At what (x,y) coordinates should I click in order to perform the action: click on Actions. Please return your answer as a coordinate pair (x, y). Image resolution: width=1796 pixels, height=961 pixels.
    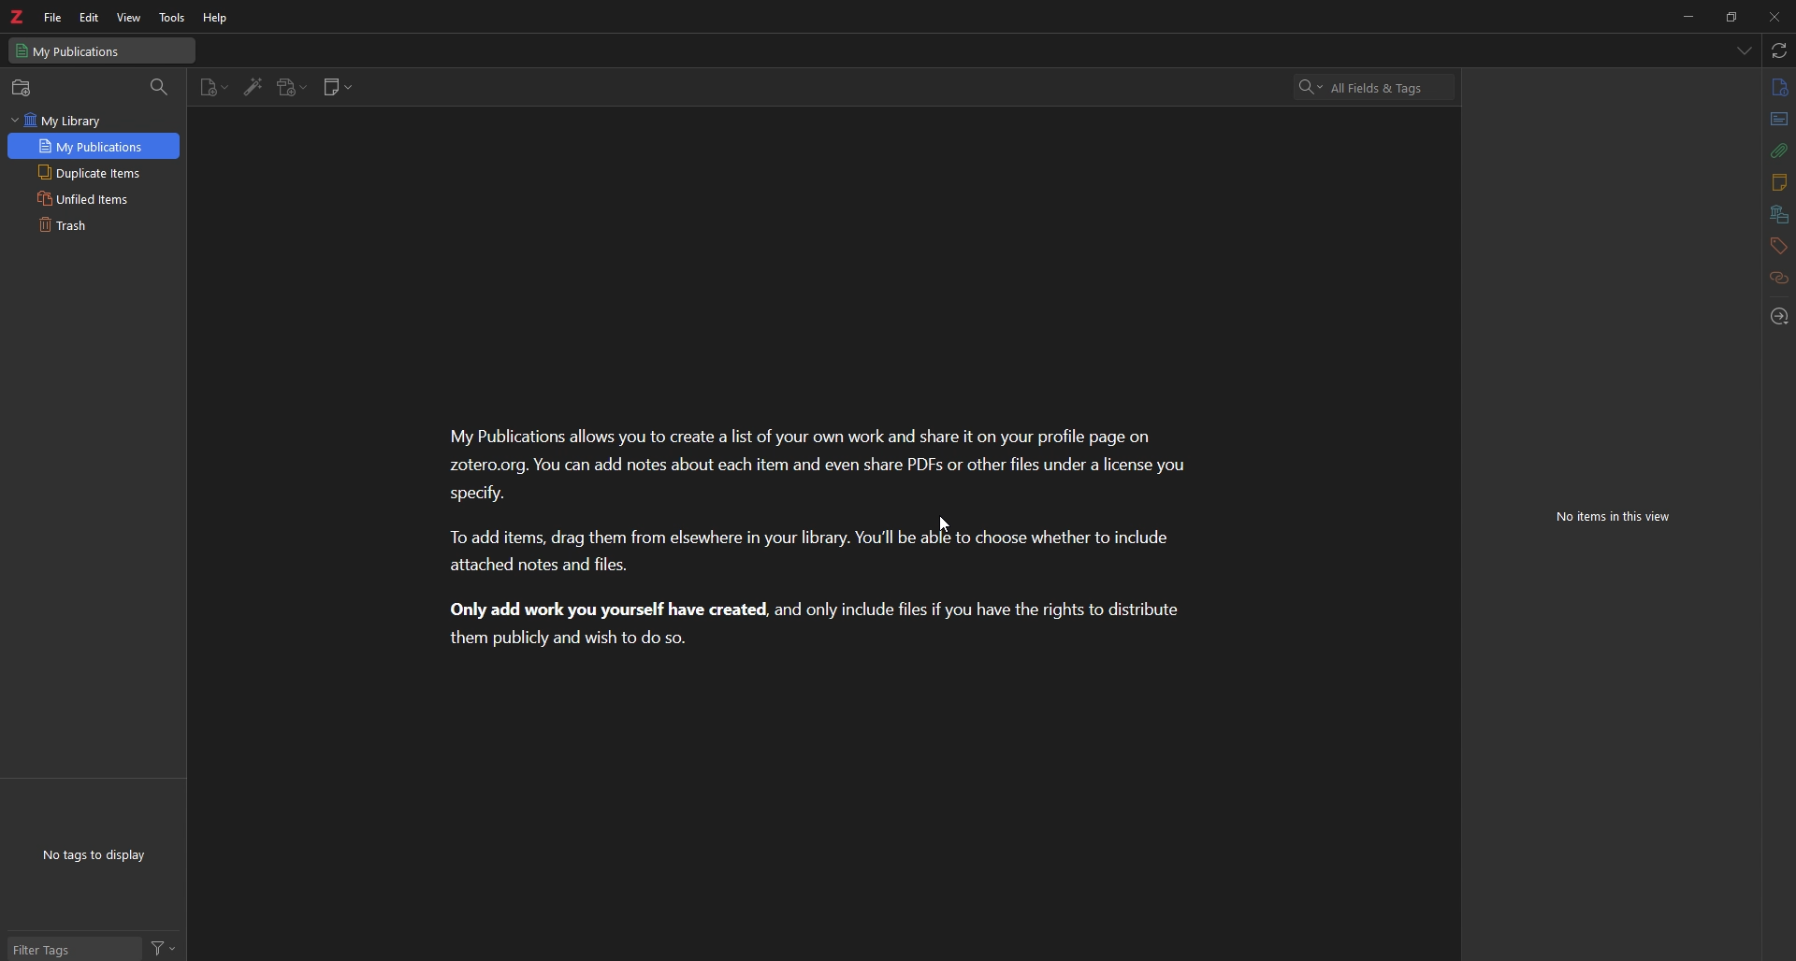
    Looking at the image, I should click on (166, 949).